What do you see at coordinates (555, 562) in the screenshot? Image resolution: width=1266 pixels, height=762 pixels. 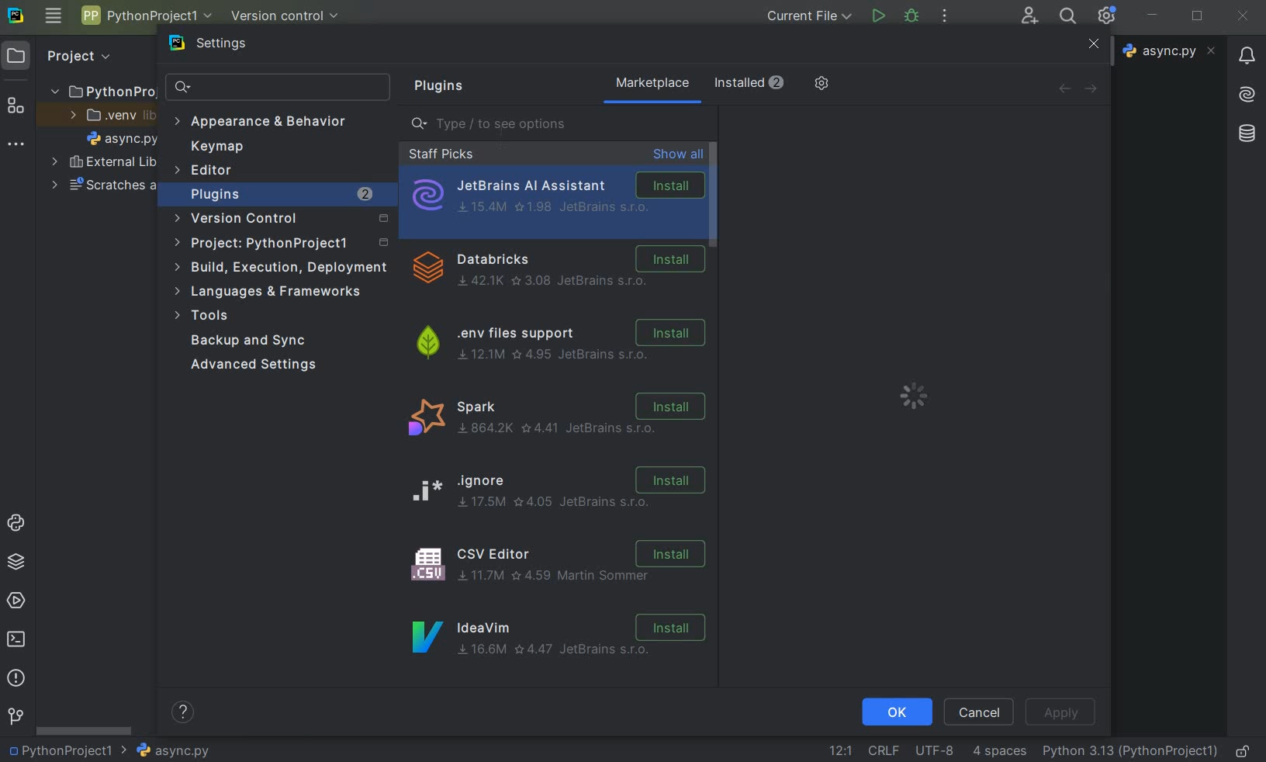 I see `CSV Editor` at bounding box center [555, 562].